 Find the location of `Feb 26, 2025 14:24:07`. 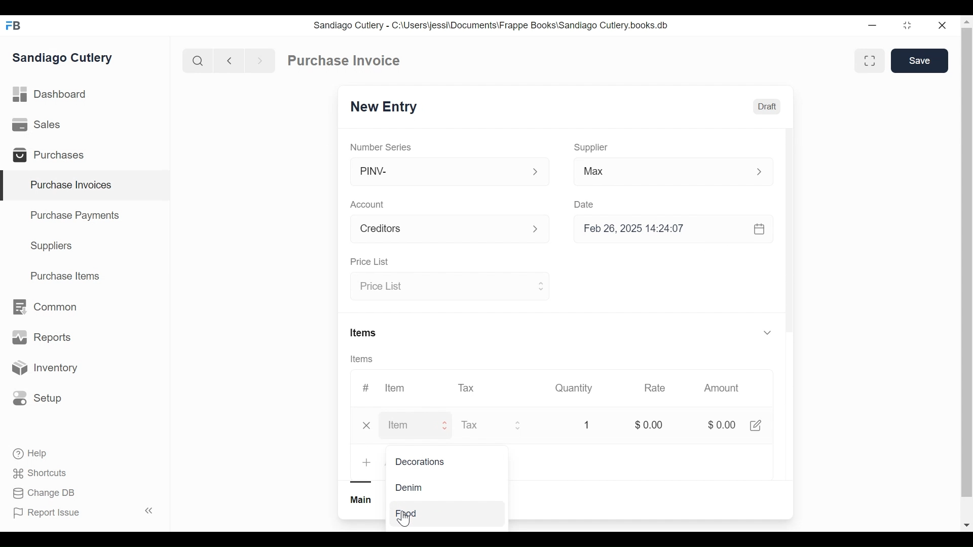

Feb 26, 2025 14:24:07 is located at coordinates (669, 228).